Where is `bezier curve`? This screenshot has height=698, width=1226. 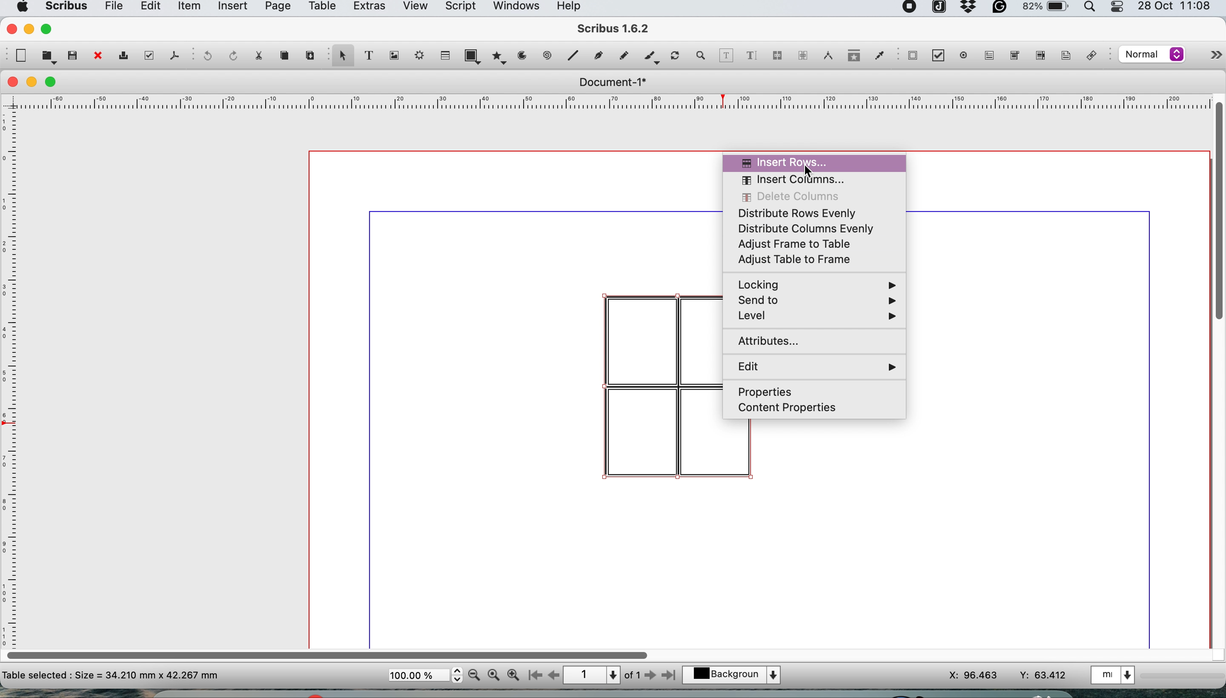 bezier curve is located at coordinates (597, 58).